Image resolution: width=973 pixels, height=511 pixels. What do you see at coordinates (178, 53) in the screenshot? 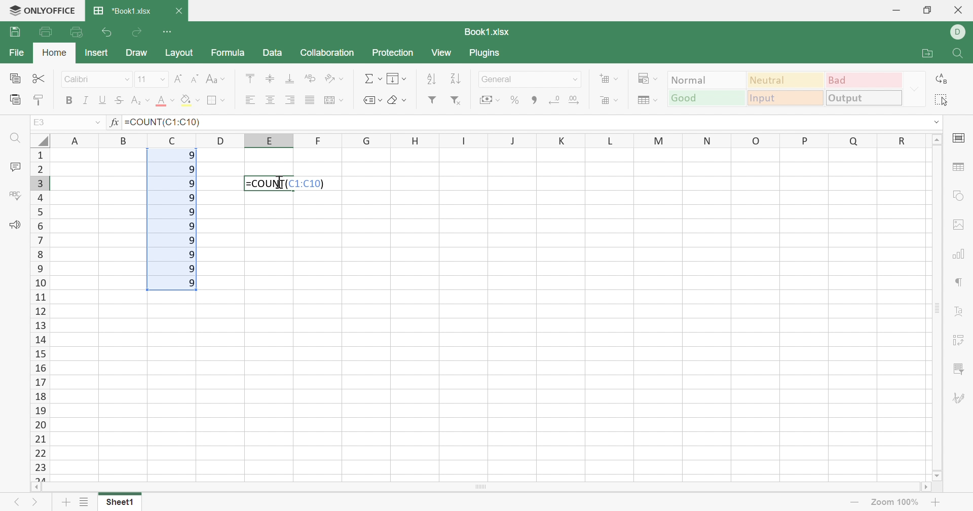
I see `Layout` at bounding box center [178, 53].